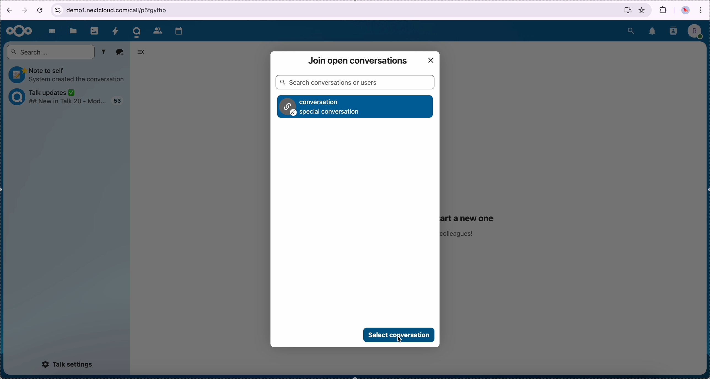 This screenshot has height=379, width=710. I want to click on talk updates, so click(116, 100).